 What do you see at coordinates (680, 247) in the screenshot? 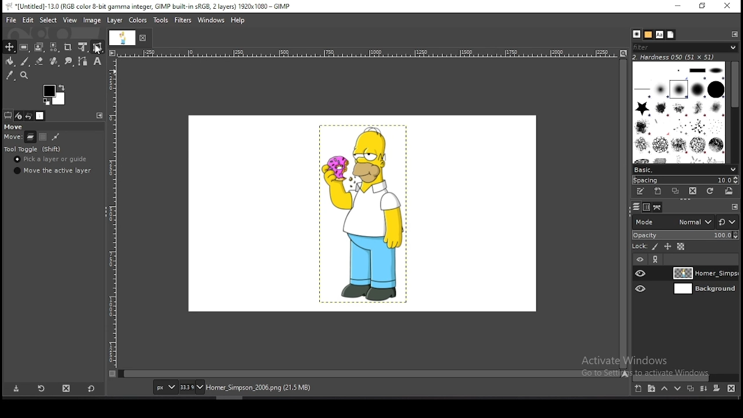
I see `lock alpha channel` at bounding box center [680, 247].